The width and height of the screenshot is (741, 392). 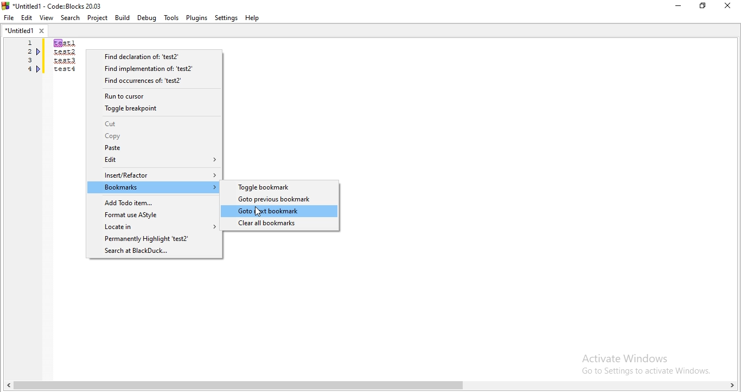 What do you see at coordinates (153, 160) in the screenshot?
I see `Edit` at bounding box center [153, 160].